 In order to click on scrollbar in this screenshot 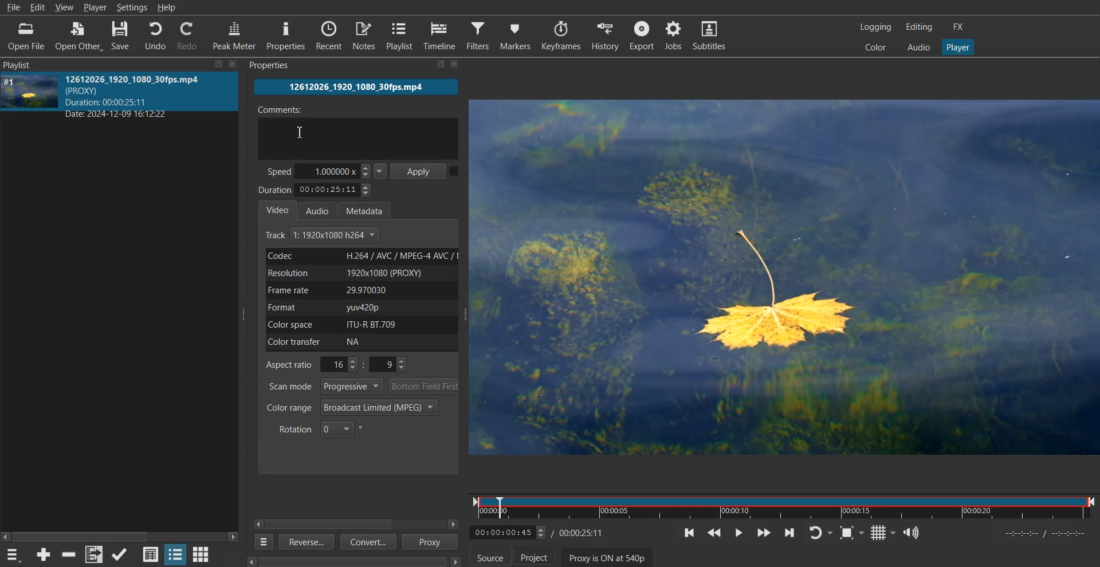, I will do `click(120, 533)`.